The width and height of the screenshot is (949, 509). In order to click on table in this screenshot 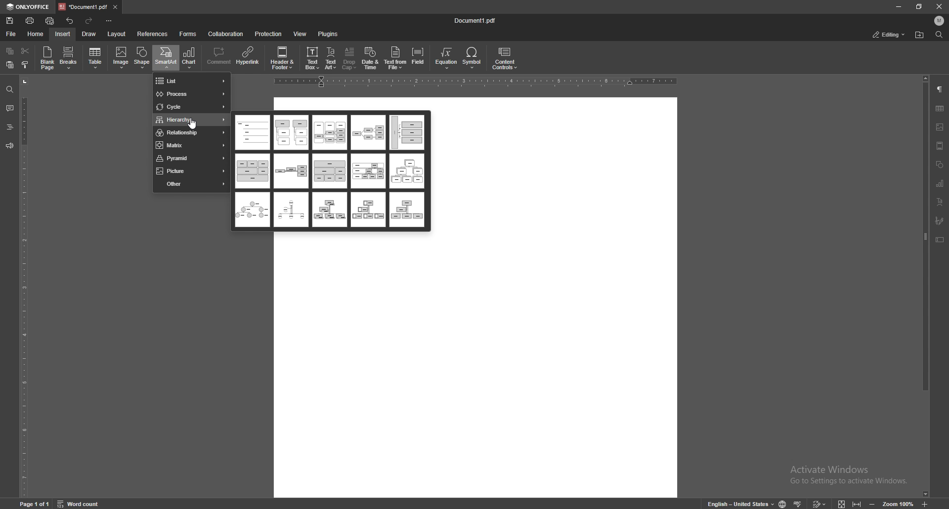, I will do `click(96, 58)`.